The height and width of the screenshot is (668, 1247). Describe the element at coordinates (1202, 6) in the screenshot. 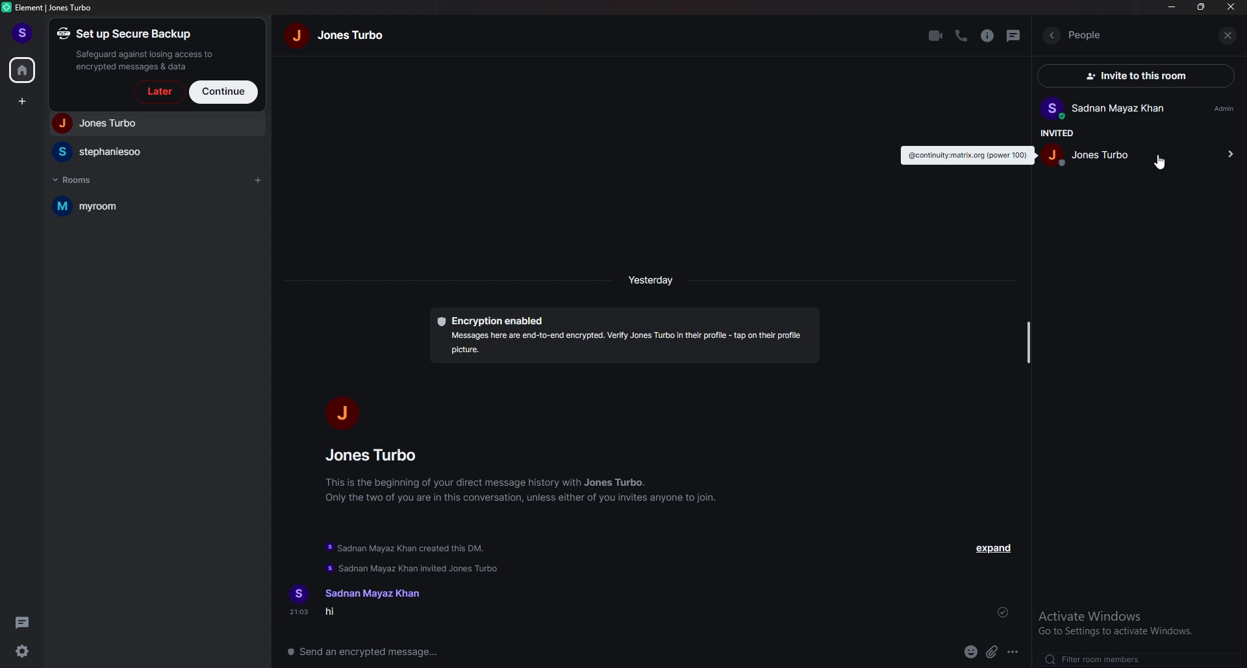

I see `resize` at that location.